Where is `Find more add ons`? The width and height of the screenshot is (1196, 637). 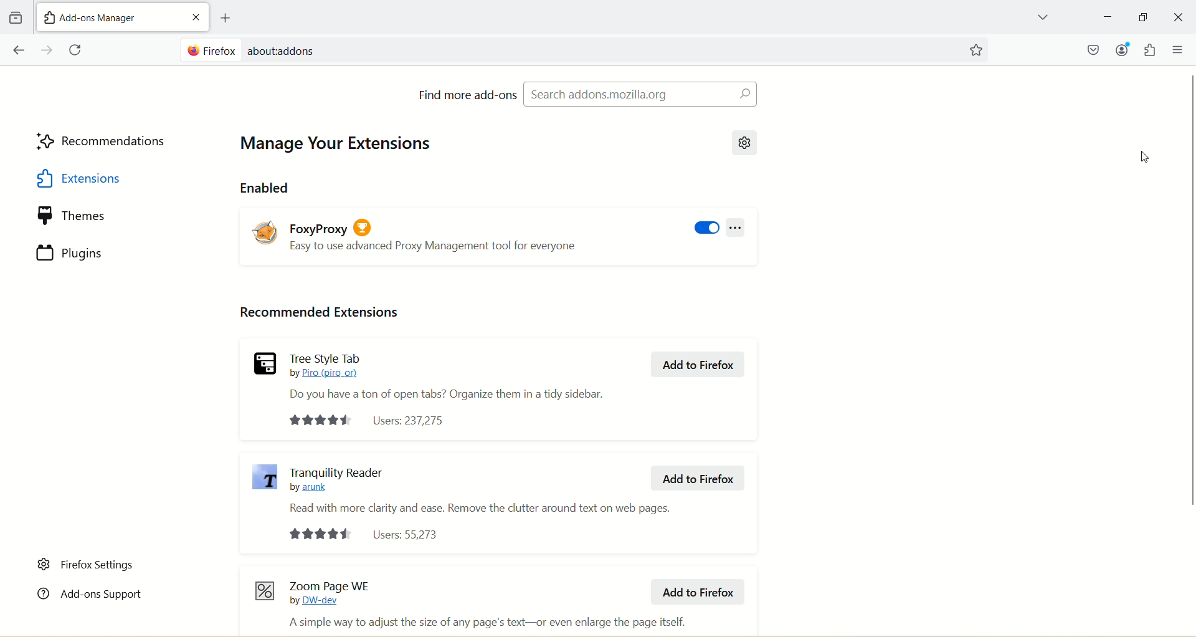
Find more add ons is located at coordinates (467, 94).